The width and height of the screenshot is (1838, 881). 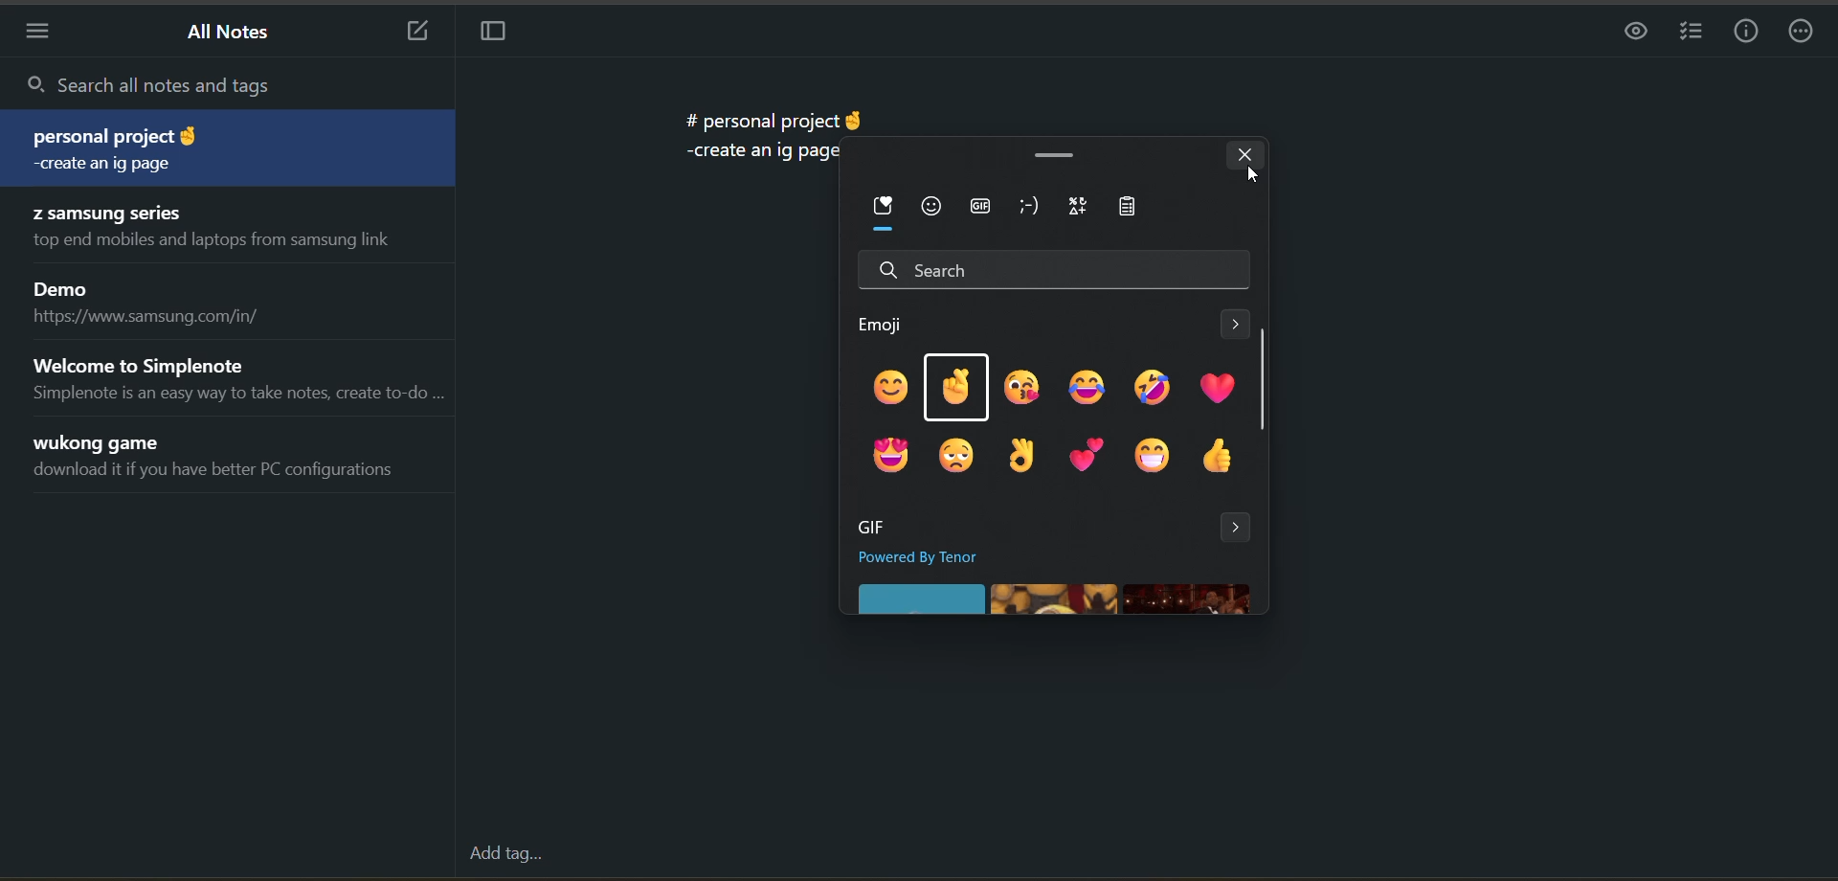 I want to click on note title and preview, so click(x=222, y=455).